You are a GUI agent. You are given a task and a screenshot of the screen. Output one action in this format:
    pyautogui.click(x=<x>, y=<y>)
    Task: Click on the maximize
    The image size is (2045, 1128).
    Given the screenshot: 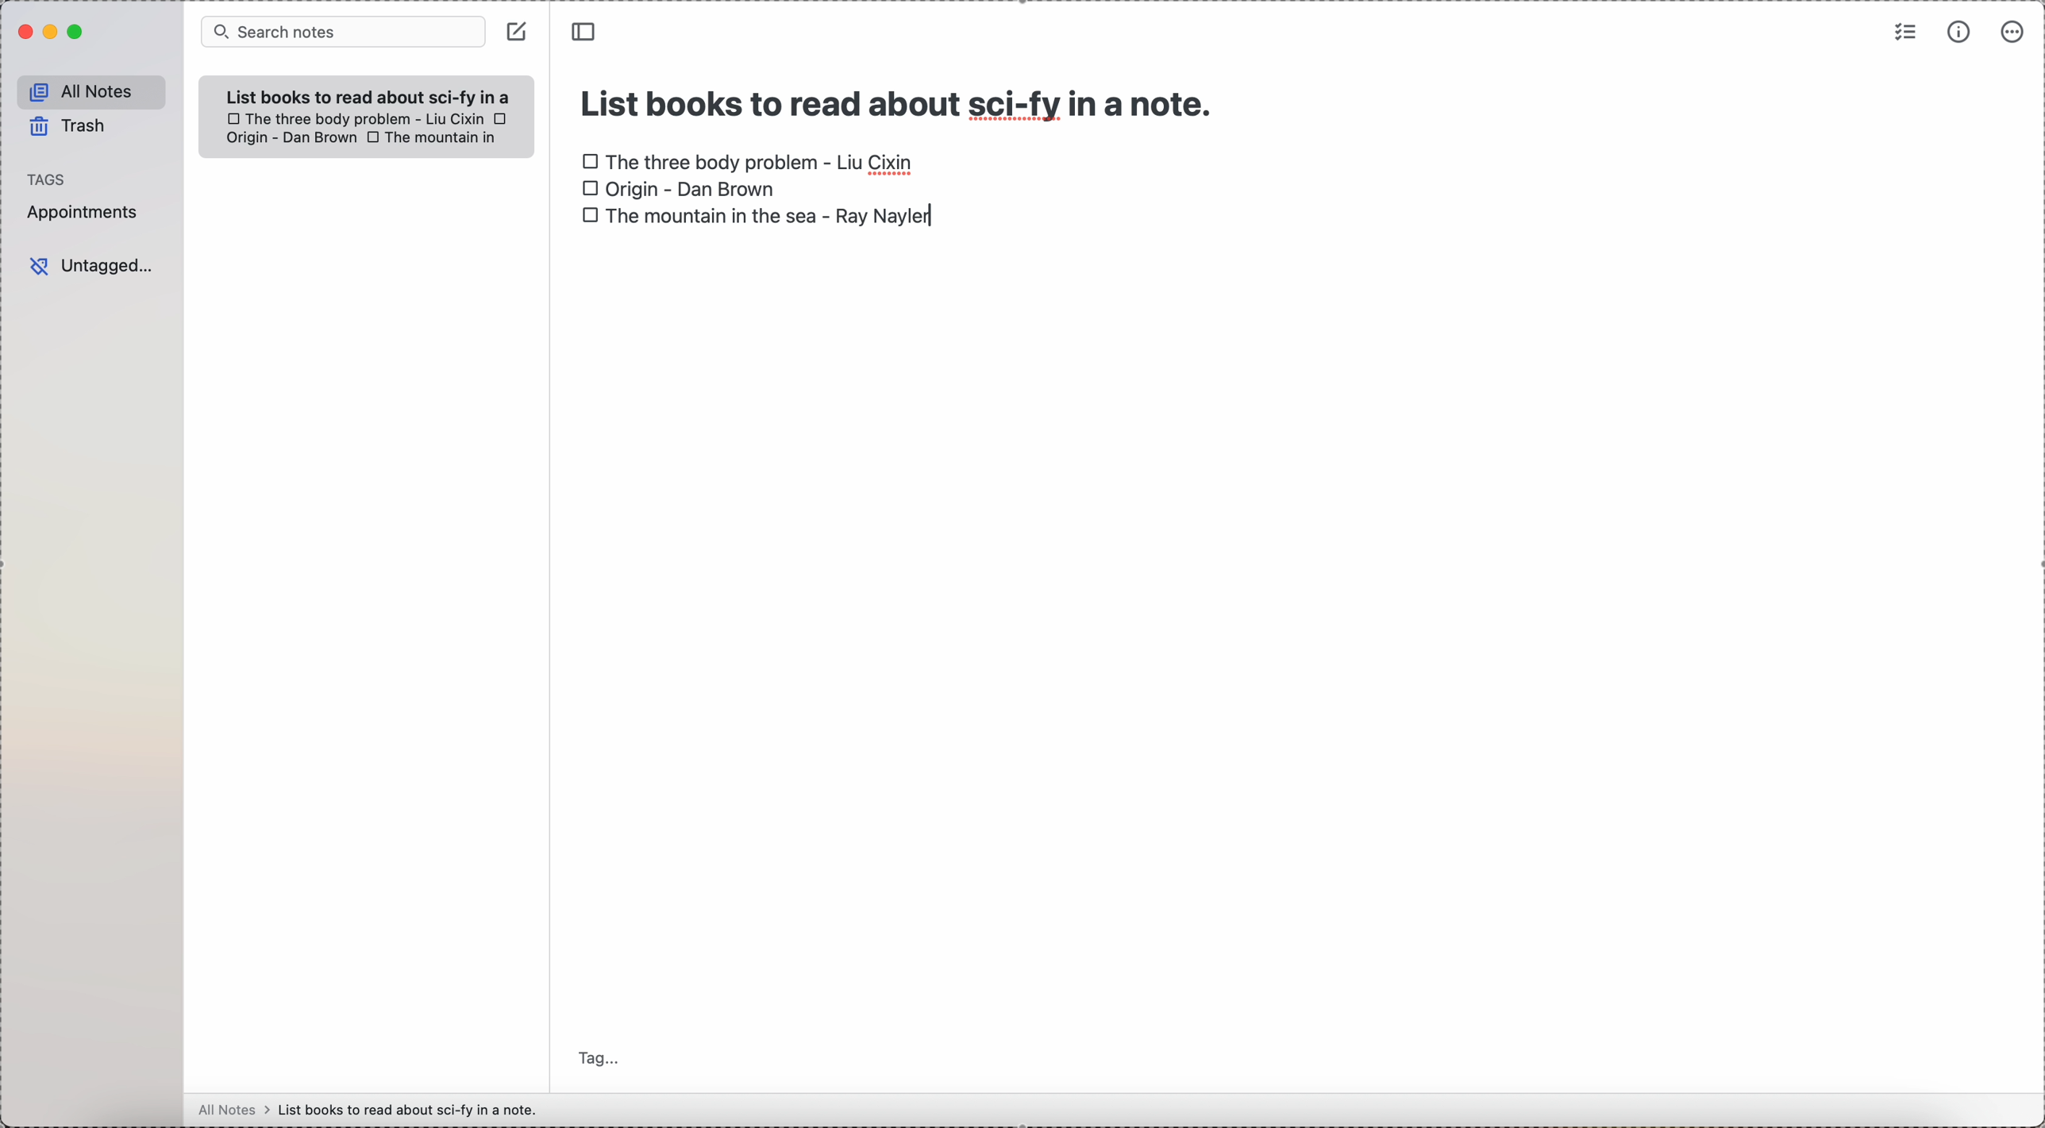 What is the action you would take?
    pyautogui.click(x=75, y=34)
    